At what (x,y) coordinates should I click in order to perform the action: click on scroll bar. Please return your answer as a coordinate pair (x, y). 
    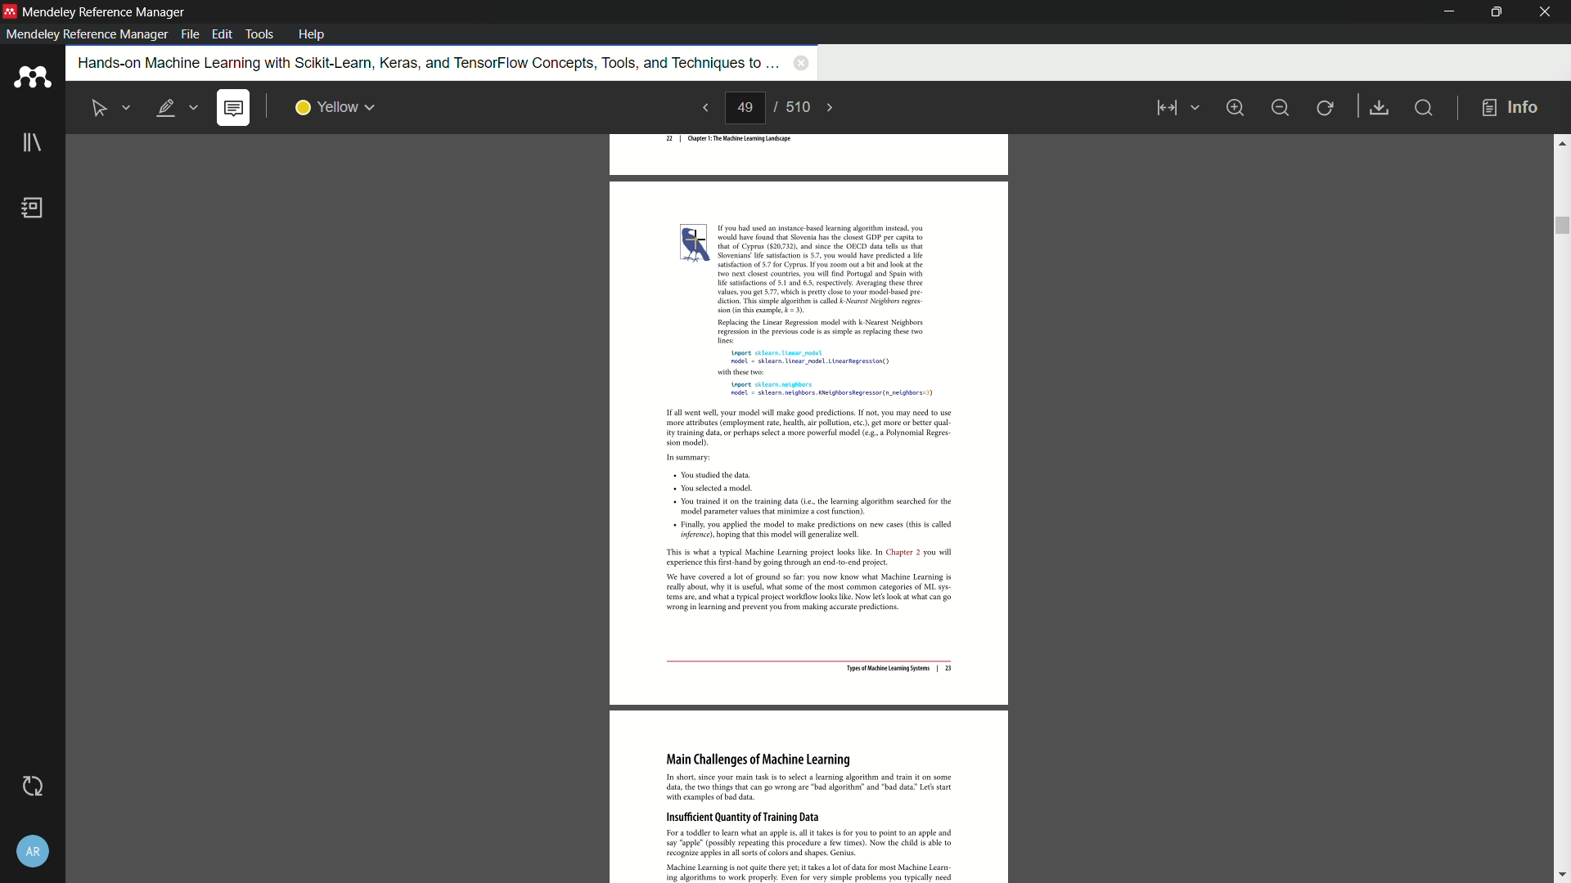
    Looking at the image, I should click on (1561, 506).